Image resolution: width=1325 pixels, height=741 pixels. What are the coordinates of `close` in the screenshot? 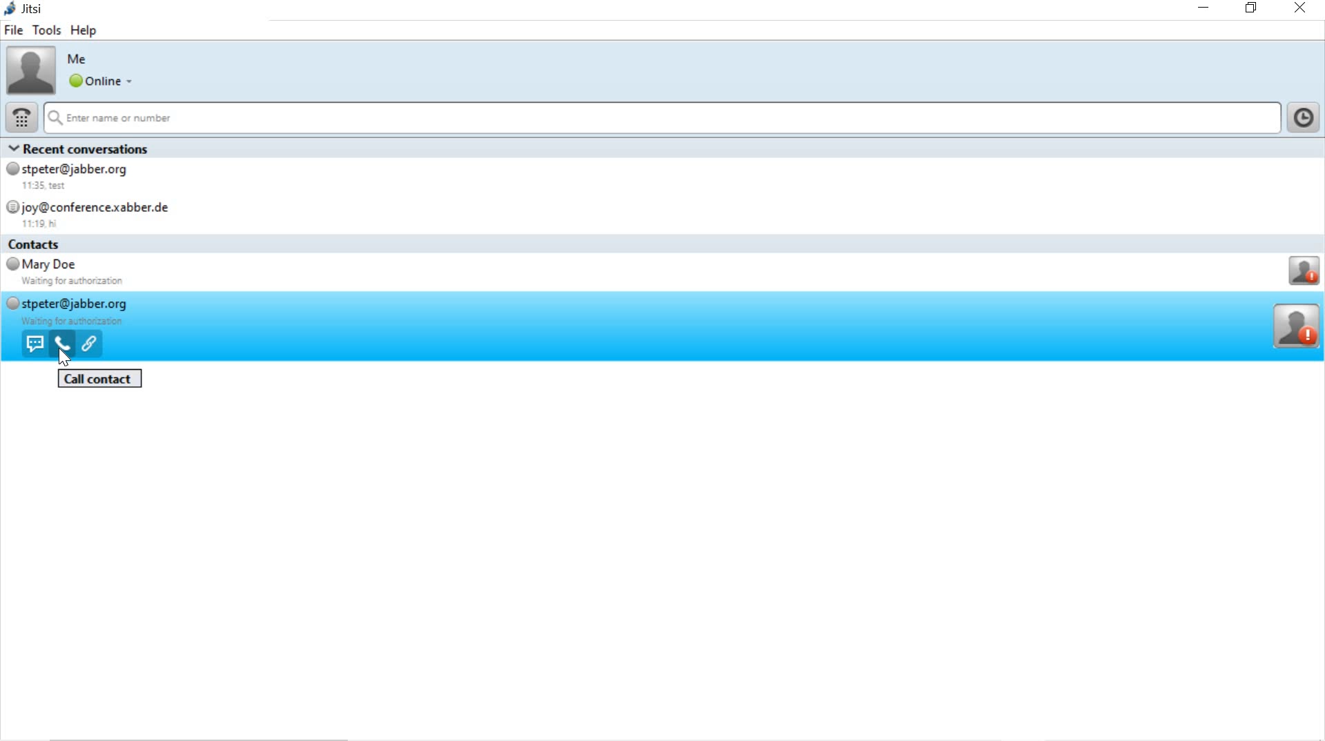 It's located at (1301, 8).